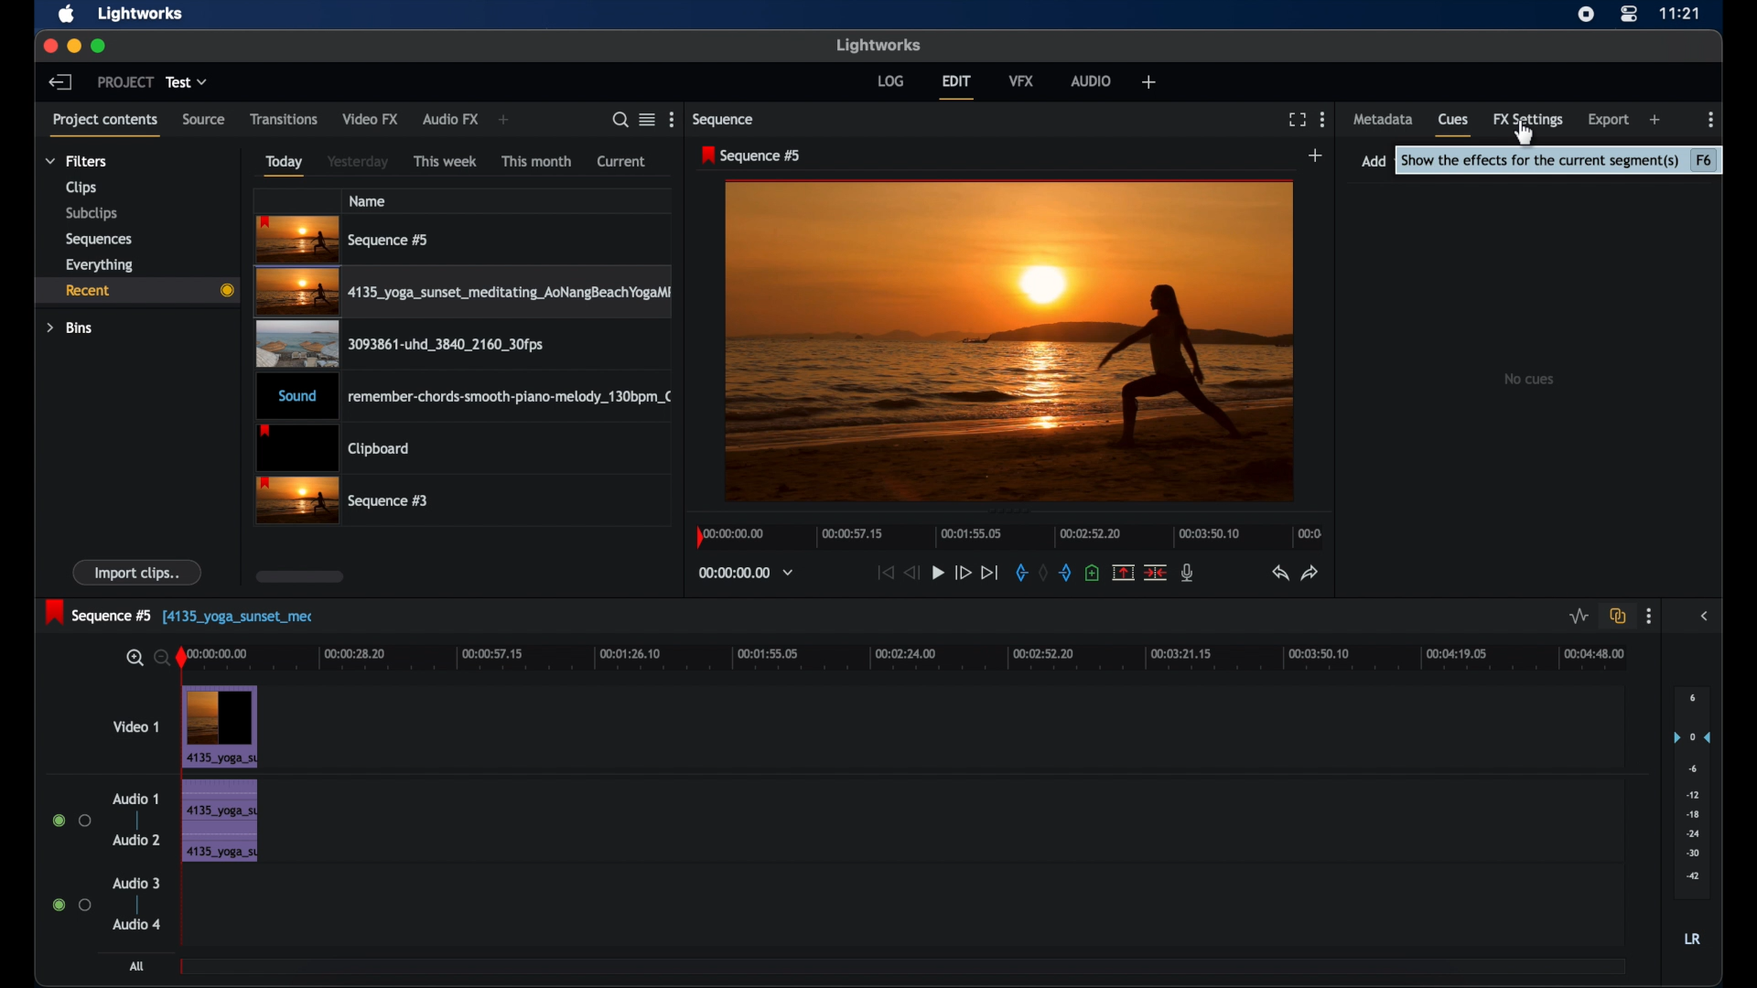 The width and height of the screenshot is (1757, 988). Describe the element at coordinates (1092, 81) in the screenshot. I see `audio` at that location.